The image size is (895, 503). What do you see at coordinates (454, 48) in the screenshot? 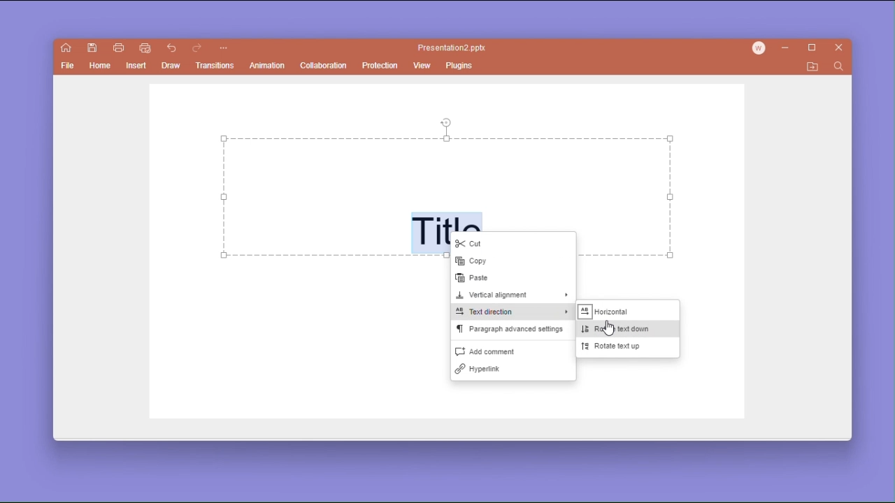
I see `Presentation2 pptx.` at bounding box center [454, 48].